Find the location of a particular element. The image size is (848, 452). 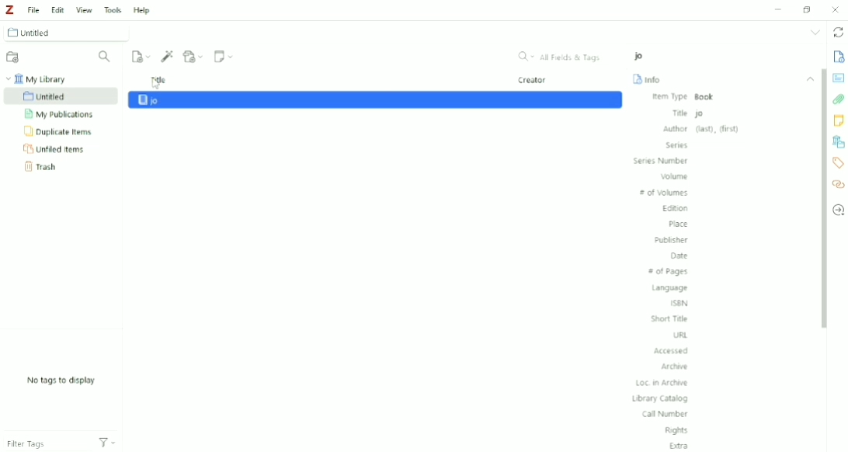

Library Catalog is located at coordinates (660, 398).